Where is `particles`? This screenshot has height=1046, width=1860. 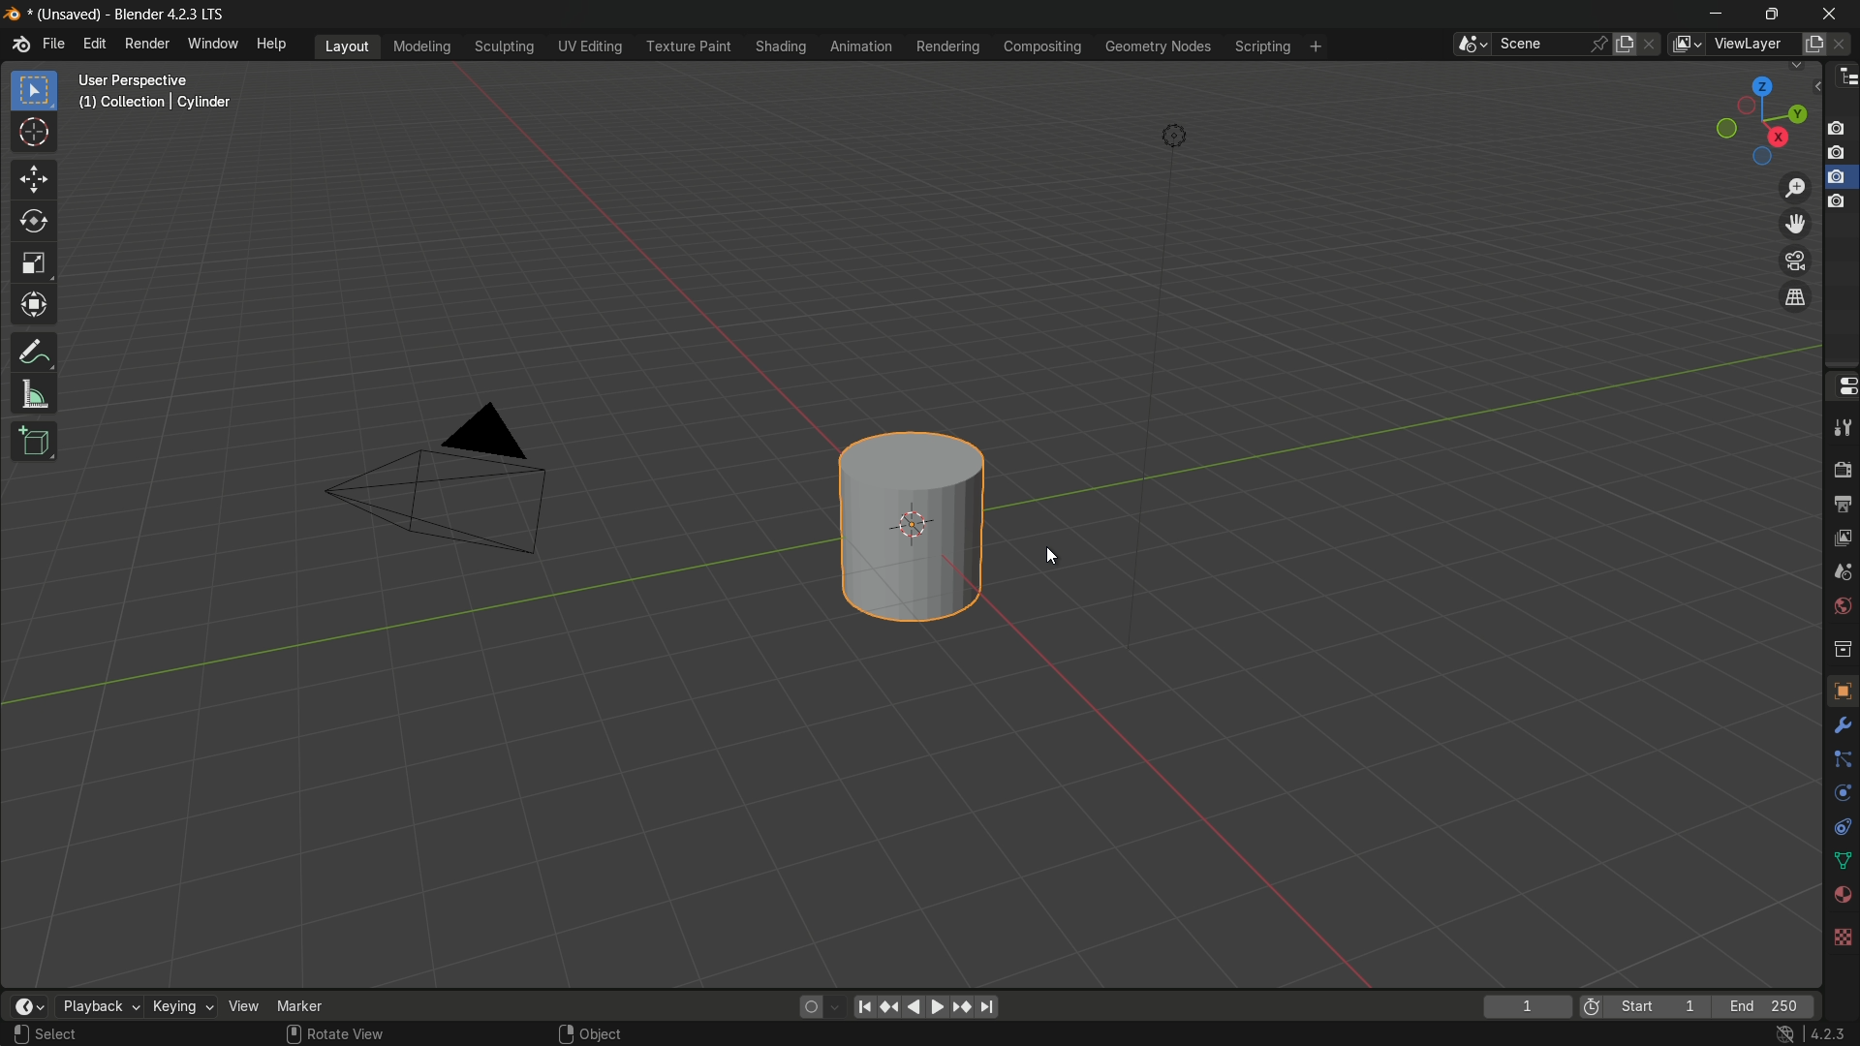 particles is located at coordinates (1839, 760).